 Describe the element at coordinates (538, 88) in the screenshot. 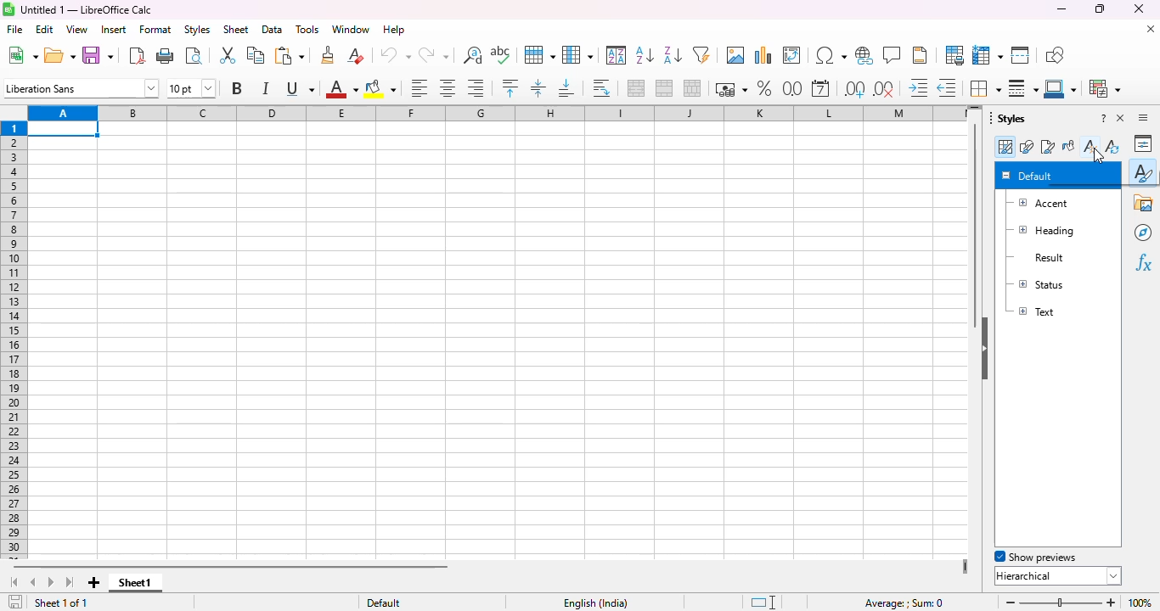

I see `center vertically` at that location.